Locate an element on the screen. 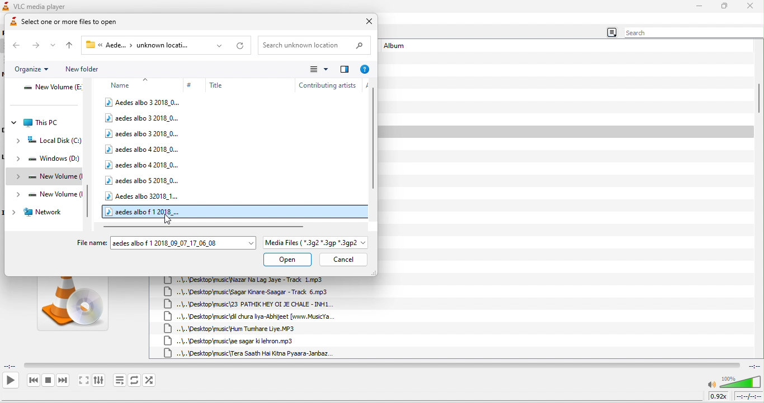 Image resolution: width=764 pixels, height=403 pixels. toggle the video in  fullscreen is located at coordinates (83, 381).